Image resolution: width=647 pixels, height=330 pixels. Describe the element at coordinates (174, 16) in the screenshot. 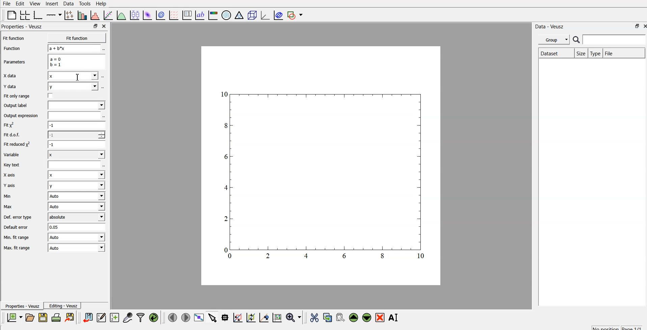

I see `plot a vector field` at that location.